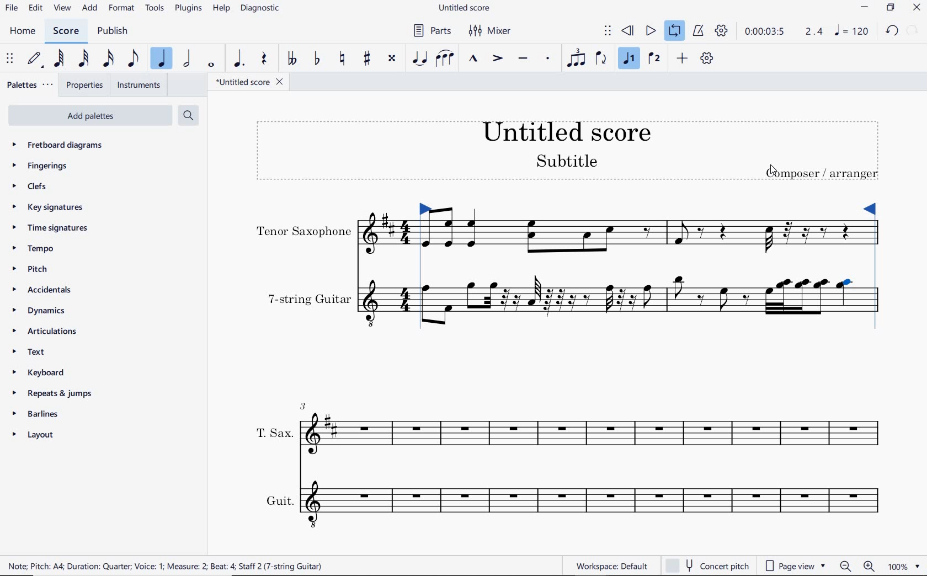 The height and width of the screenshot is (576, 927). Describe the element at coordinates (419, 59) in the screenshot. I see `TIE` at that location.